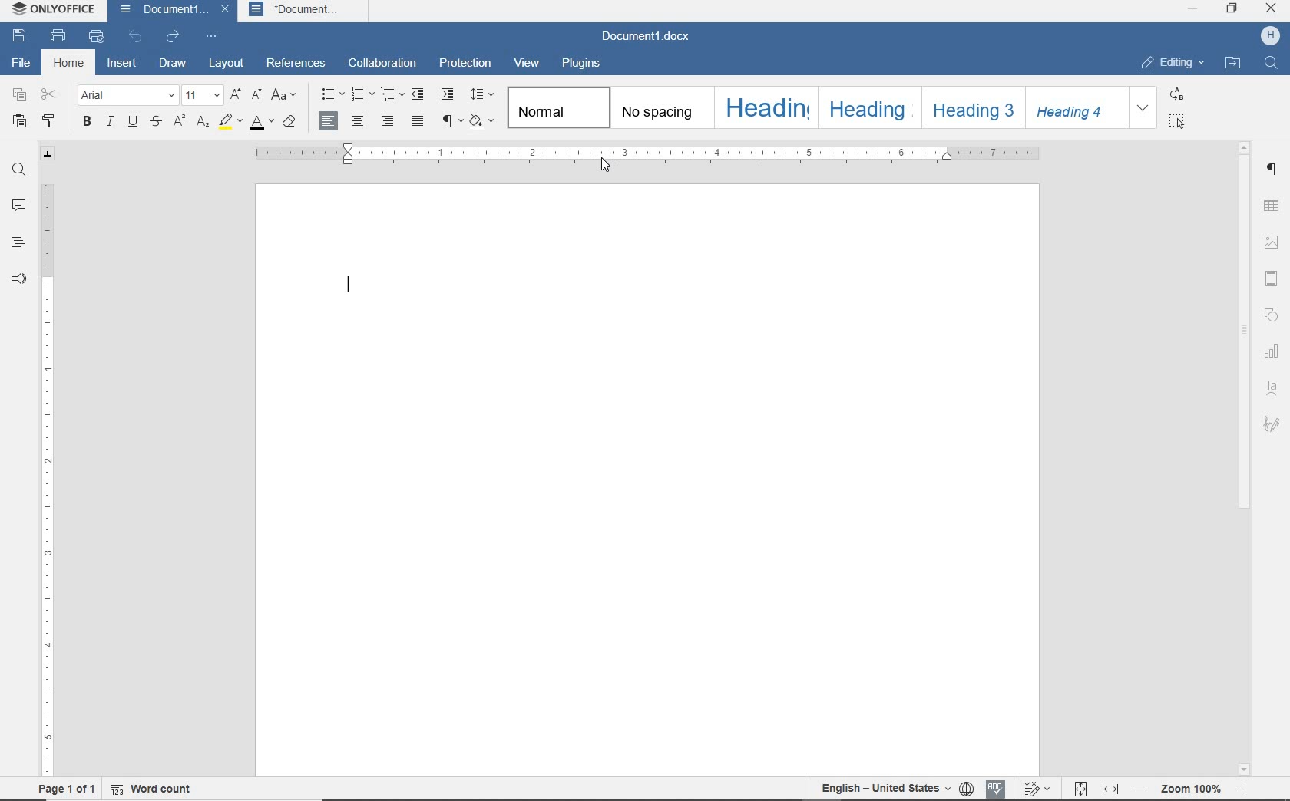  Describe the element at coordinates (48, 94) in the screenshot. I see `CUT` at that location.